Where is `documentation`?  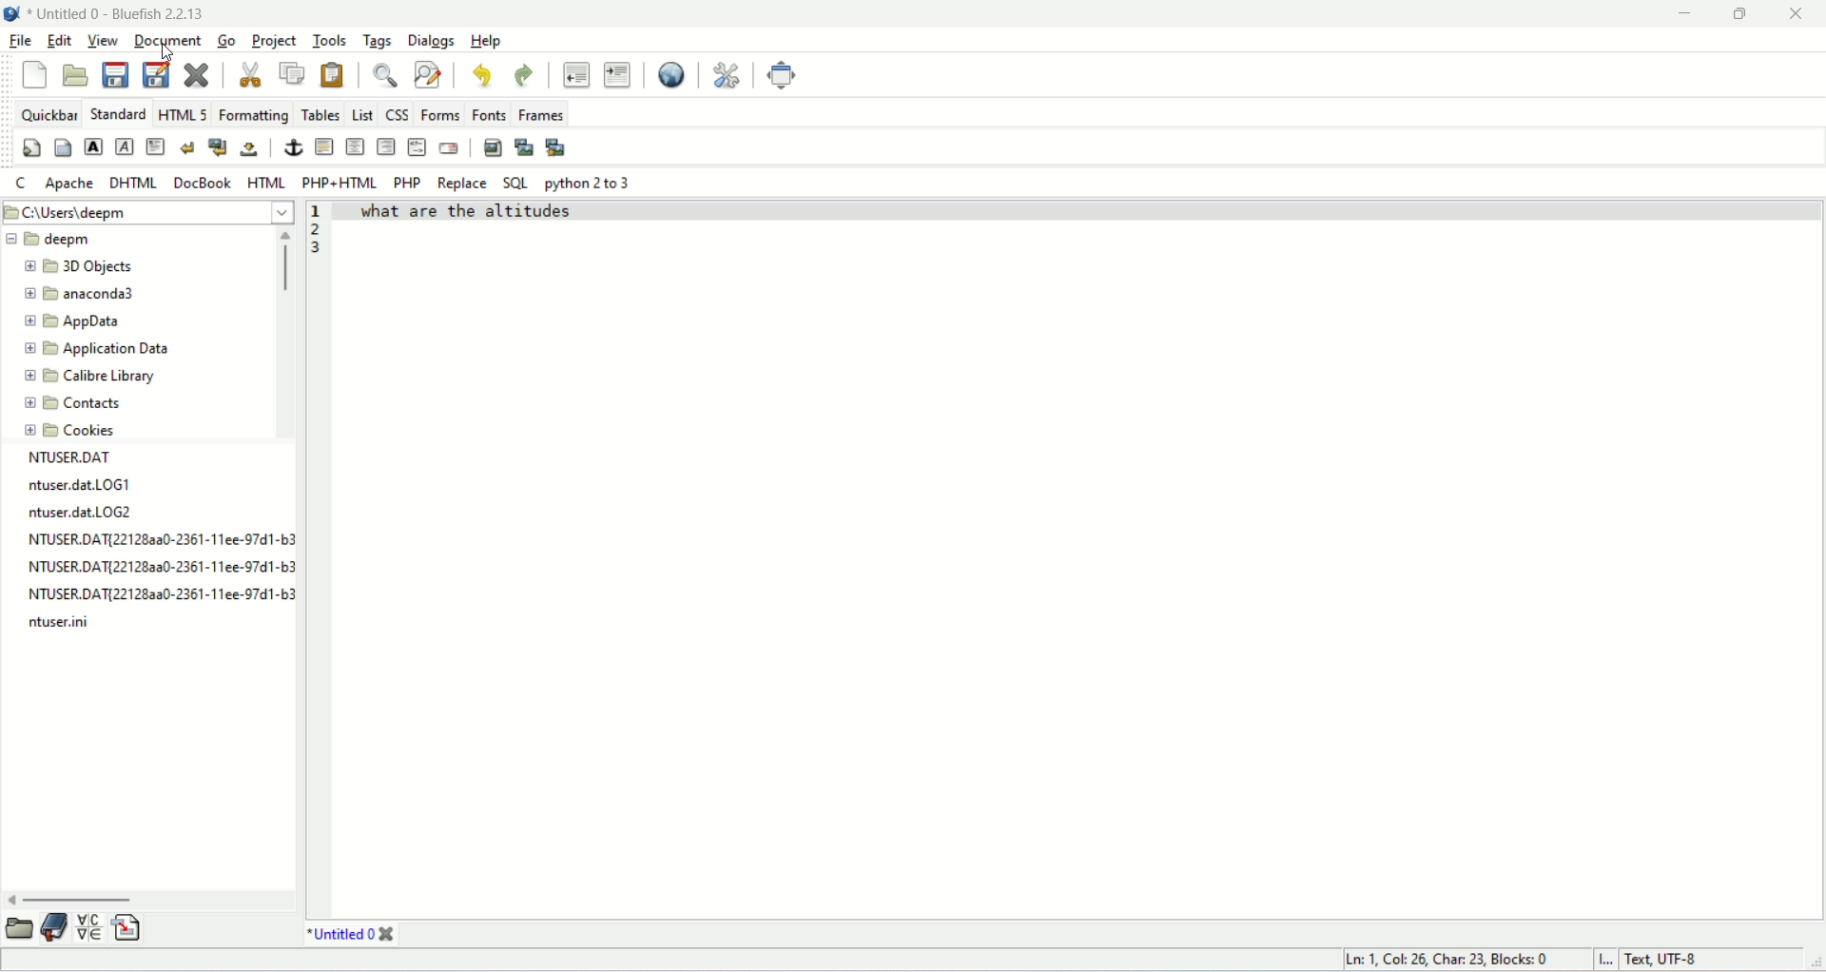 documentation is located at coordinates (52, 928).